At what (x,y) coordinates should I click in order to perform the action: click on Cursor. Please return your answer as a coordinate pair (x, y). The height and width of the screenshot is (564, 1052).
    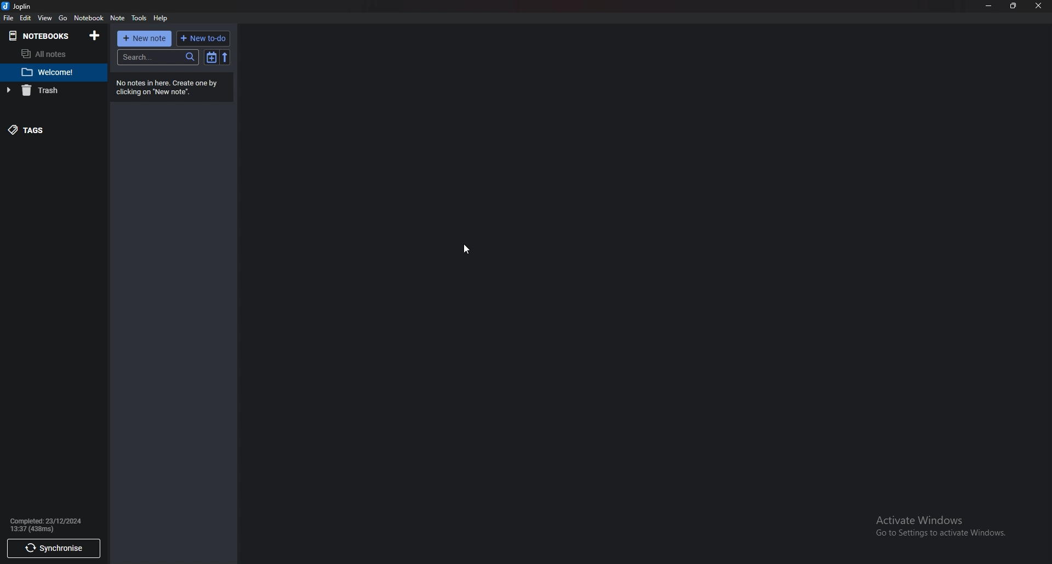
    Looking at the image, I should click on (467, 249).